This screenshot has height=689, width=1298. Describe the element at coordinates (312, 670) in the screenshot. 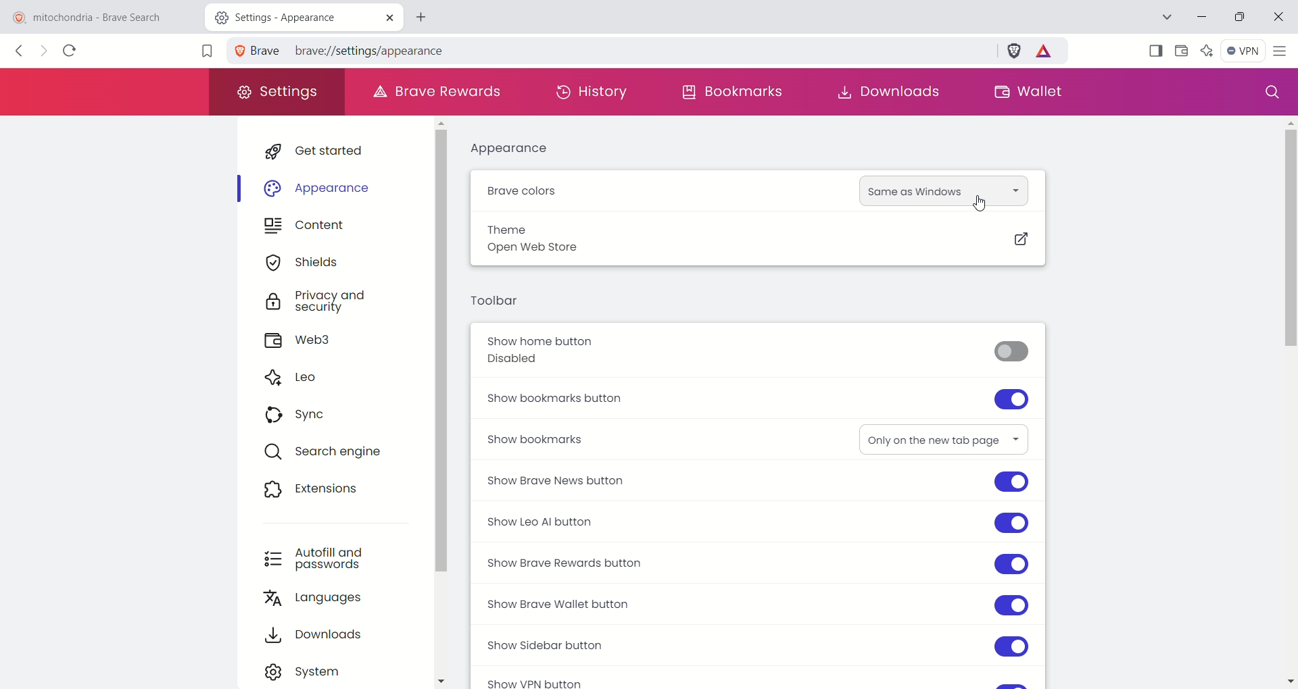

I see `system` at that location.